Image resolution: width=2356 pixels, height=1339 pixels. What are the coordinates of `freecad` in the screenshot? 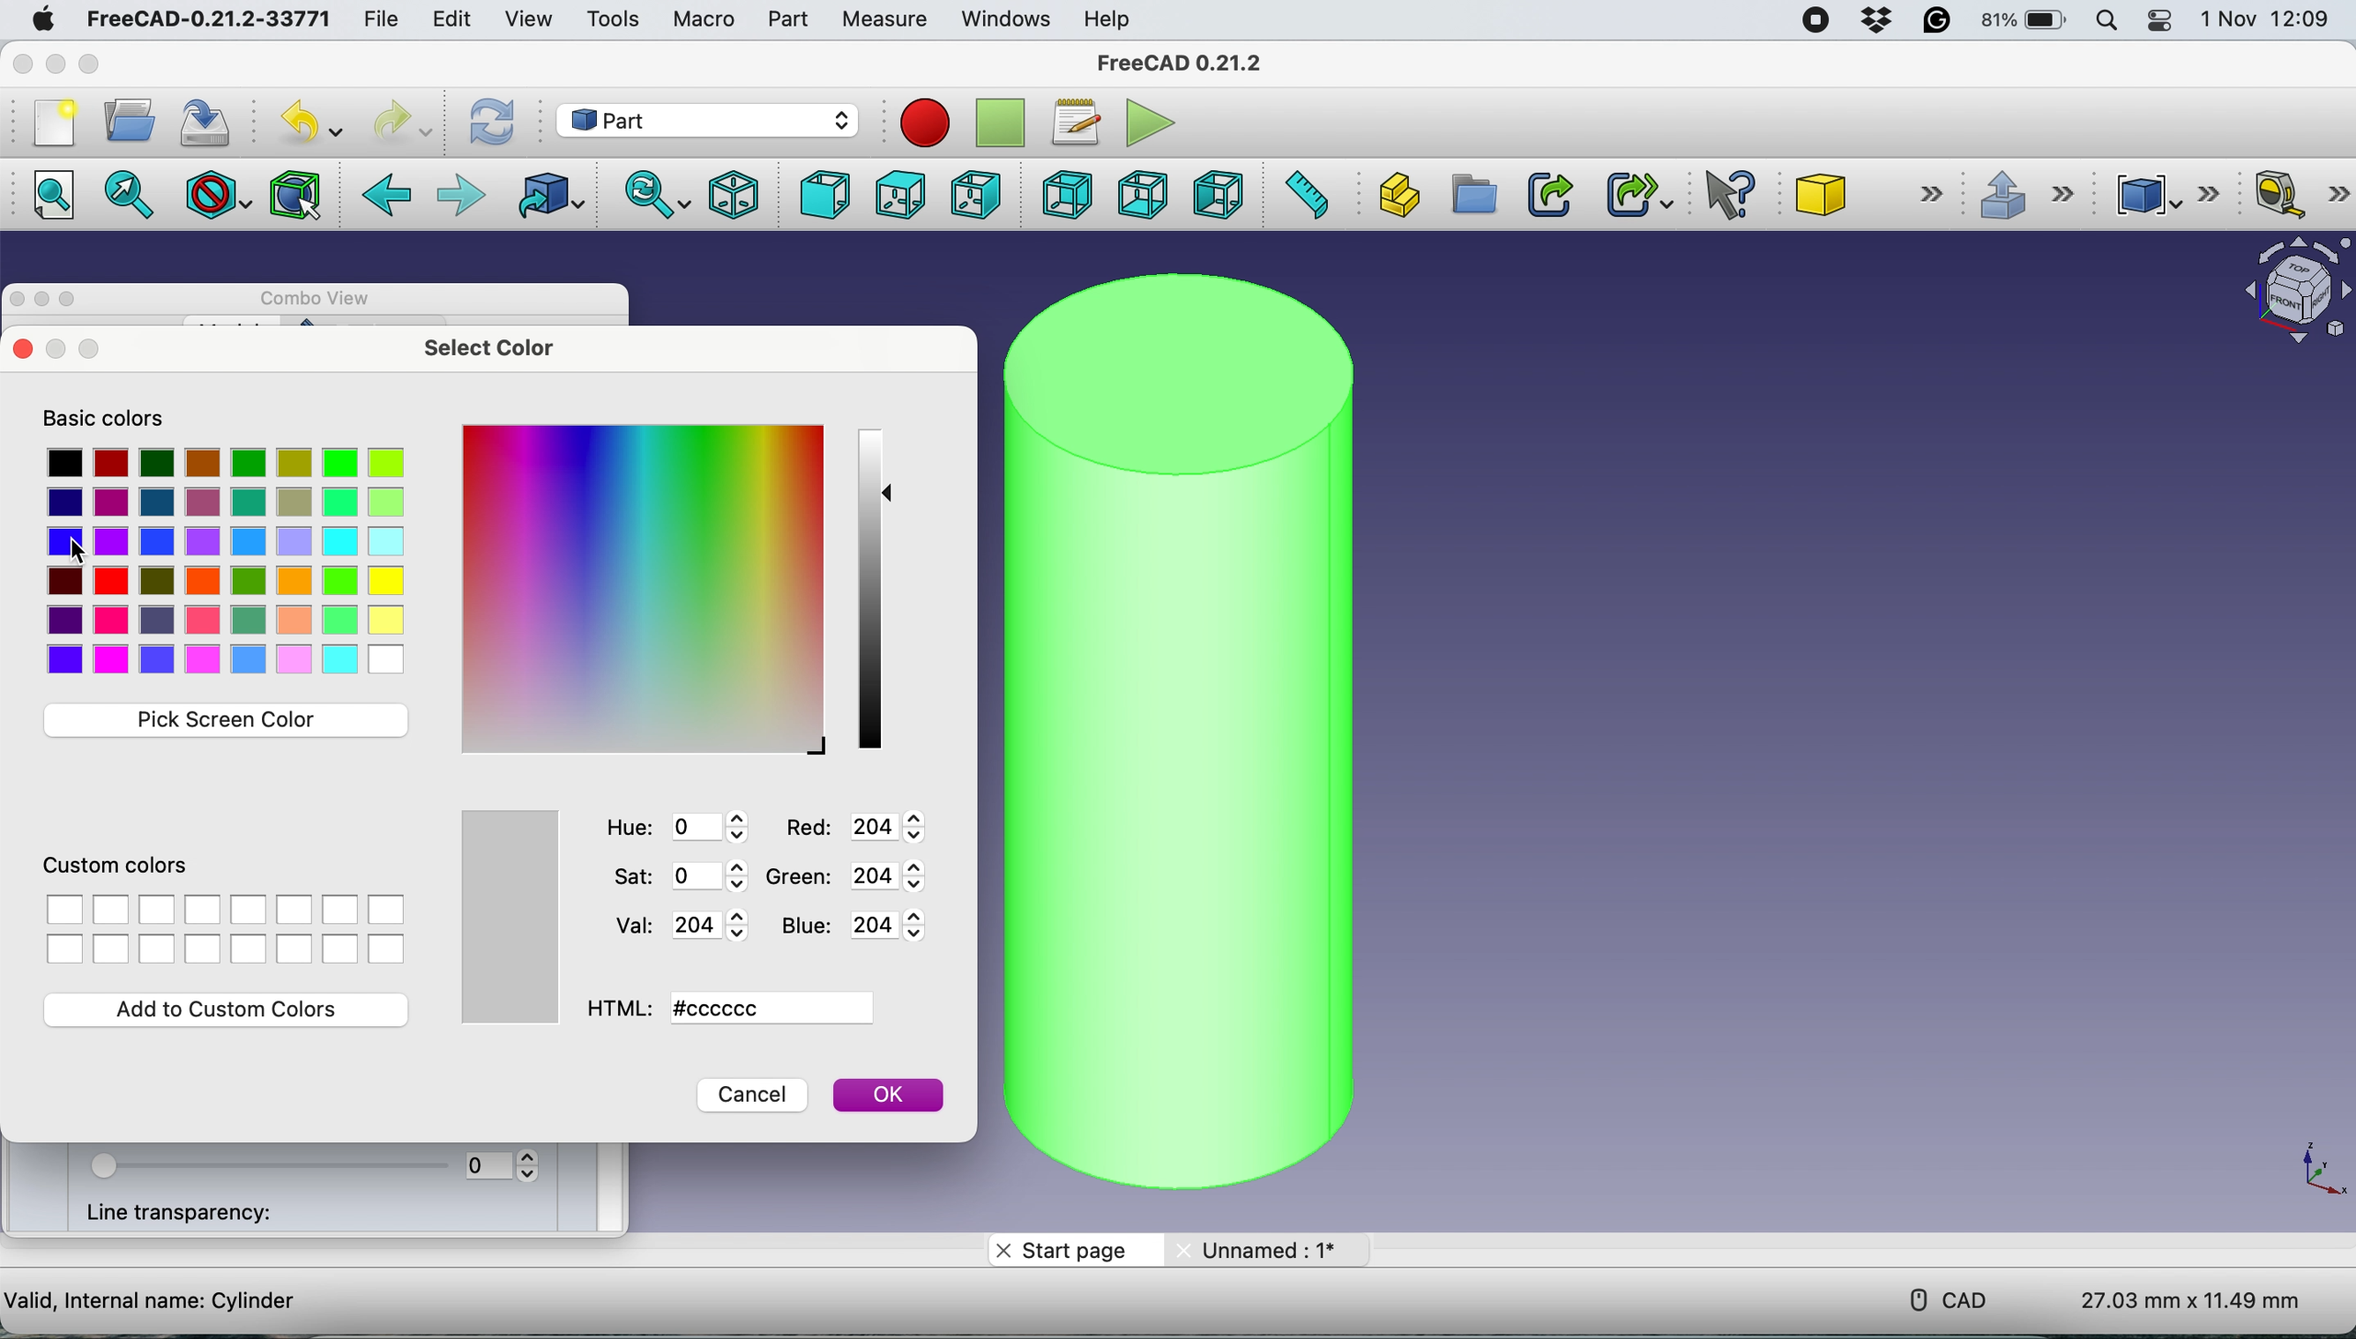 It's located at (204, 19).